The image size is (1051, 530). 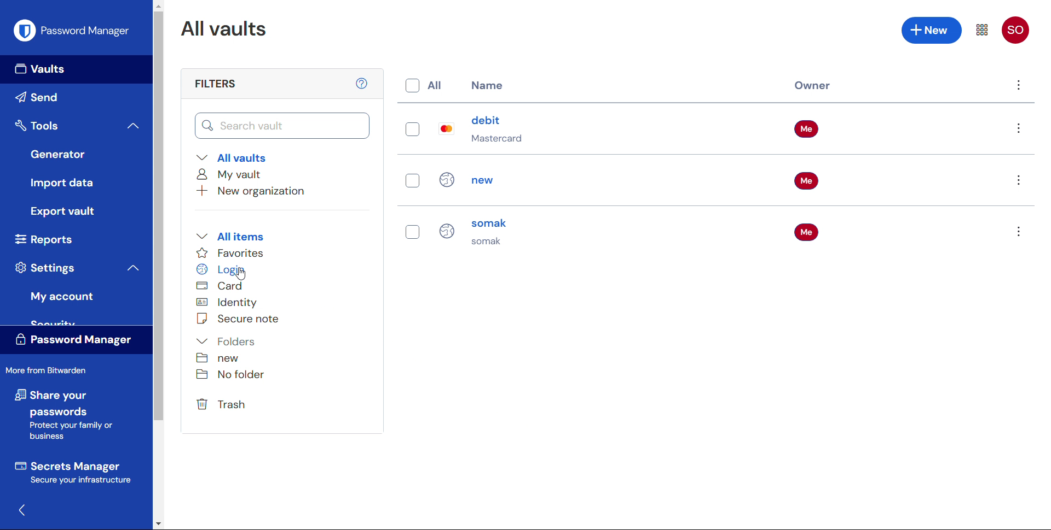 I want to click on Add new entry , so click(x=932, y=31).